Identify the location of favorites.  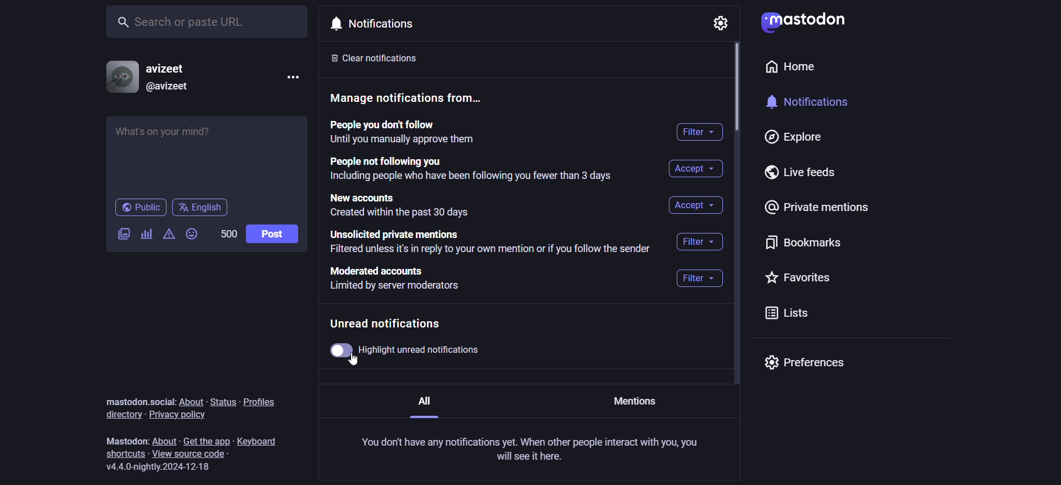
(799, 280).